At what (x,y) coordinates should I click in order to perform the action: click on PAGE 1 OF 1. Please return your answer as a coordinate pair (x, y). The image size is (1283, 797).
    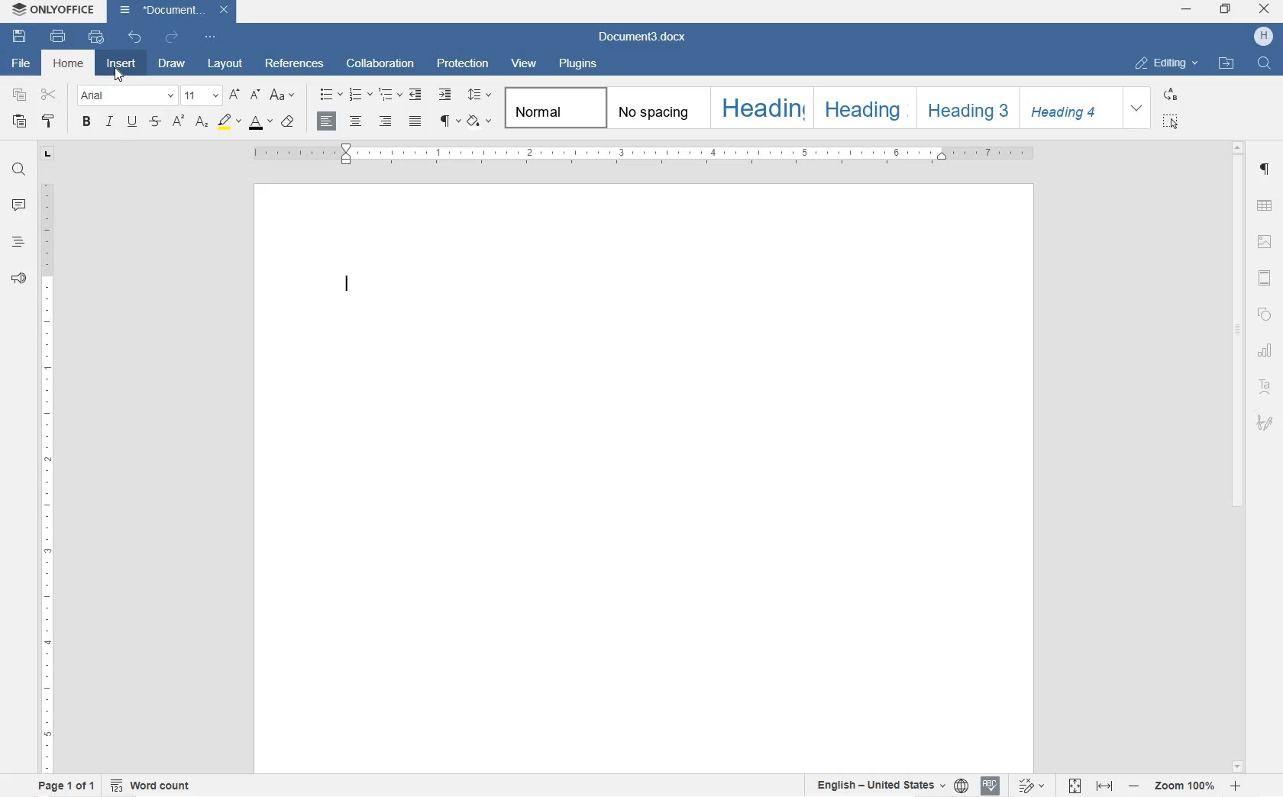
    Looking at the image, I should click on (63, 786).